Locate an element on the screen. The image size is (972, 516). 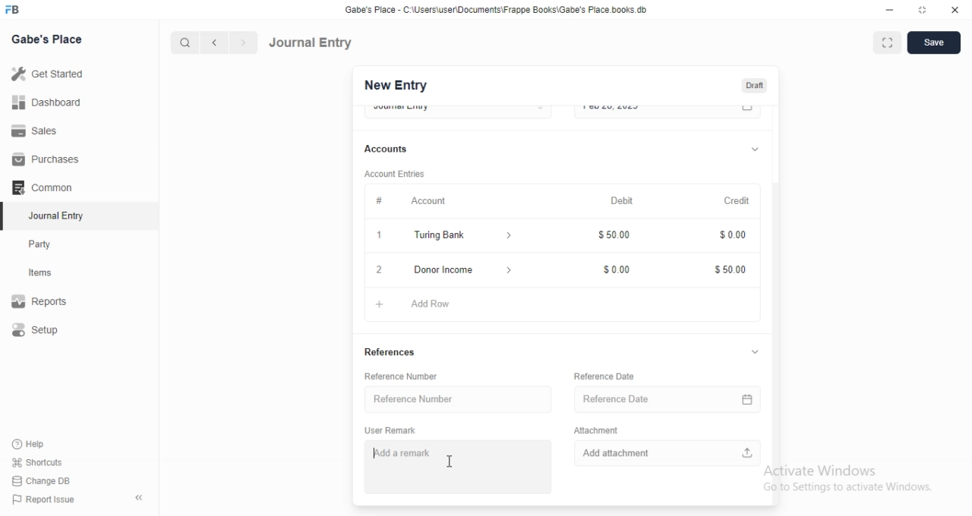
Dashboard is located at coordinates (50, 102).